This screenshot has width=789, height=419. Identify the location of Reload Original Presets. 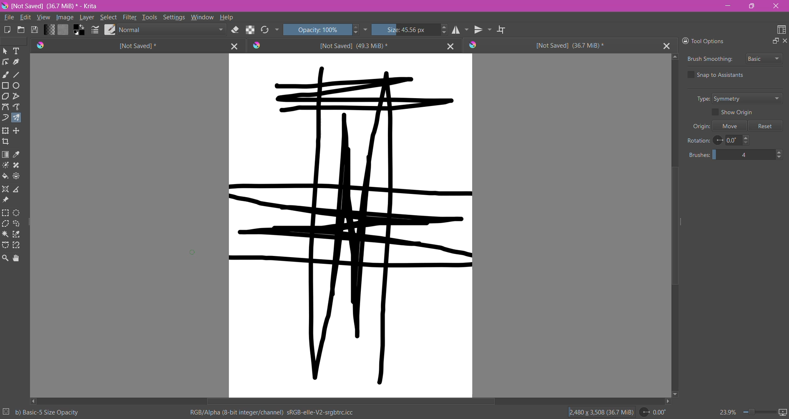
(264, 30).